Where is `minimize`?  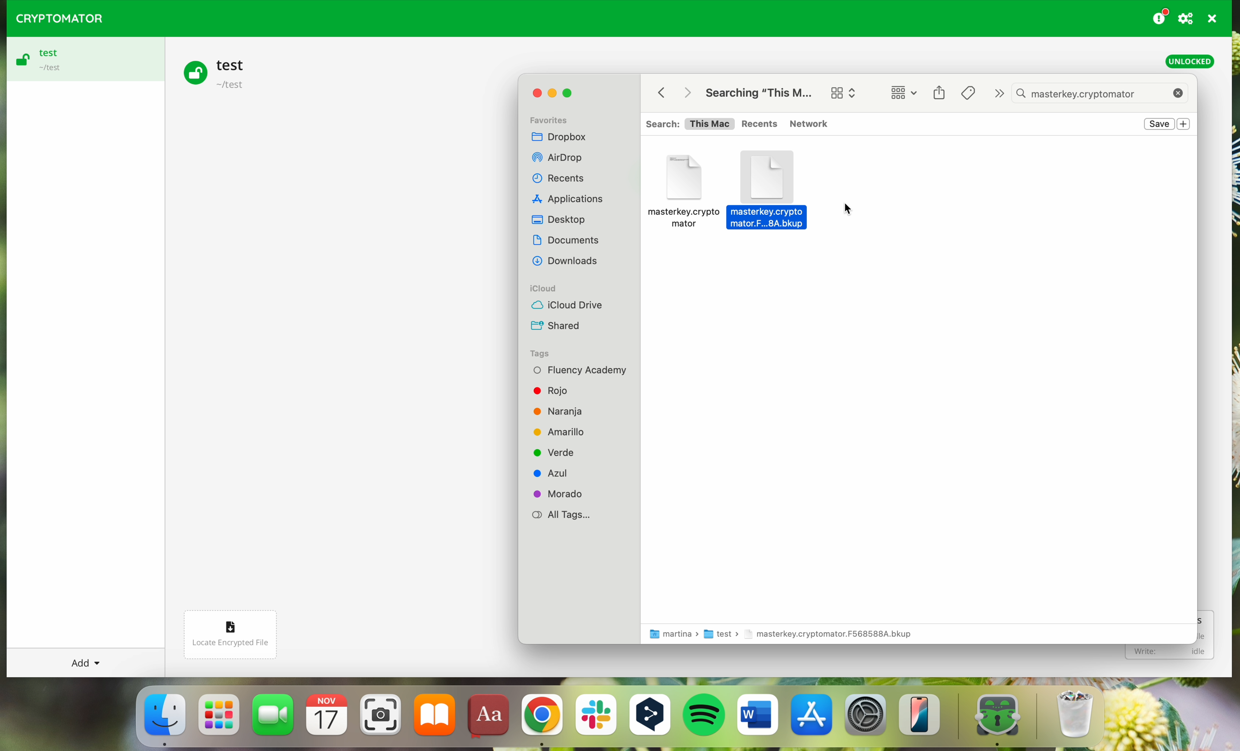 minimize is located at coordinates (551, 94).